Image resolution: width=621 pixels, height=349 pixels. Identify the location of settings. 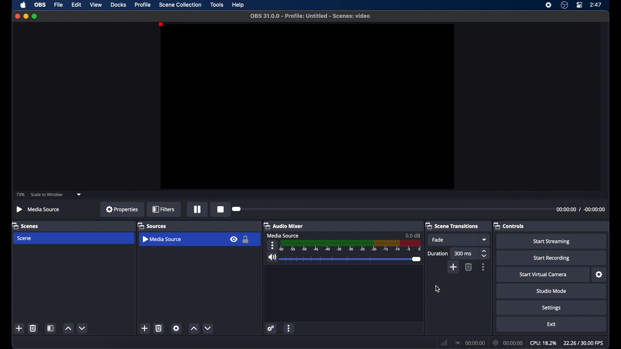
(551, 308).